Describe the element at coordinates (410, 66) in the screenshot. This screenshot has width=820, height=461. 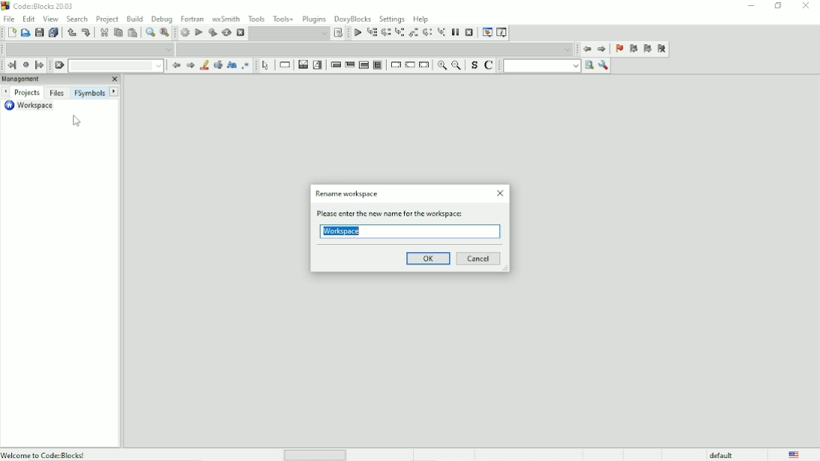
I see `Continue instruction` at that location.